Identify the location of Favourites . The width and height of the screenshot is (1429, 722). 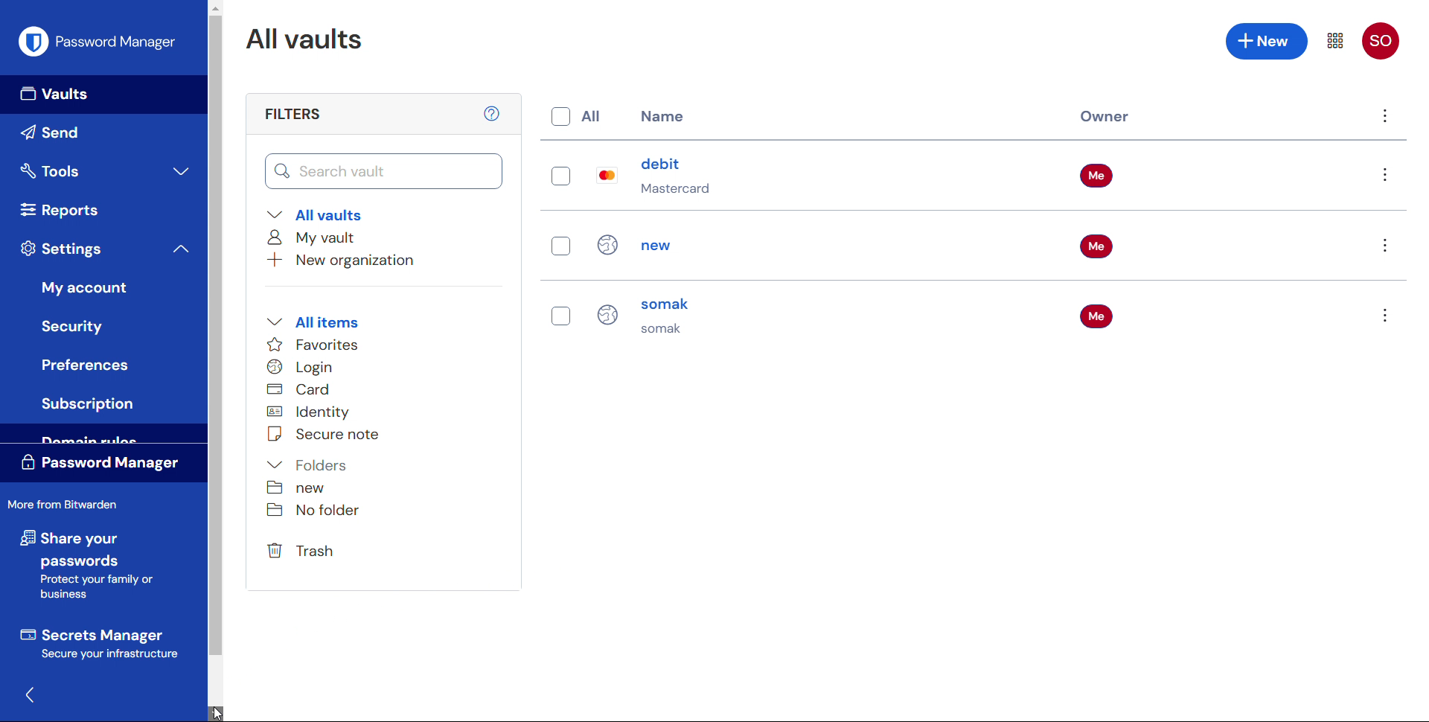
(314, 344).